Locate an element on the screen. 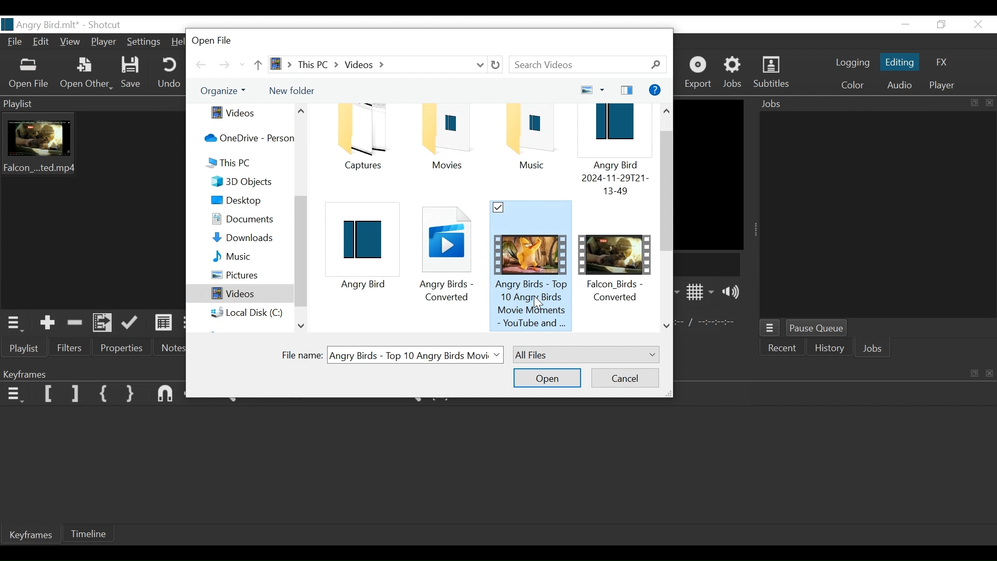  Project File is located at coordinates (366, 274).